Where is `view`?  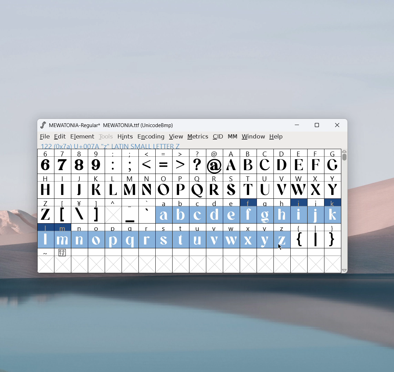
view is located at coordinates (176, 137).